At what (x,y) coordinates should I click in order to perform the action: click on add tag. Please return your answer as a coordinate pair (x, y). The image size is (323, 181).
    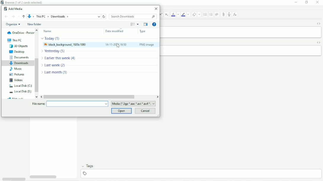
    Looking at the image, I should click on (200, 174).